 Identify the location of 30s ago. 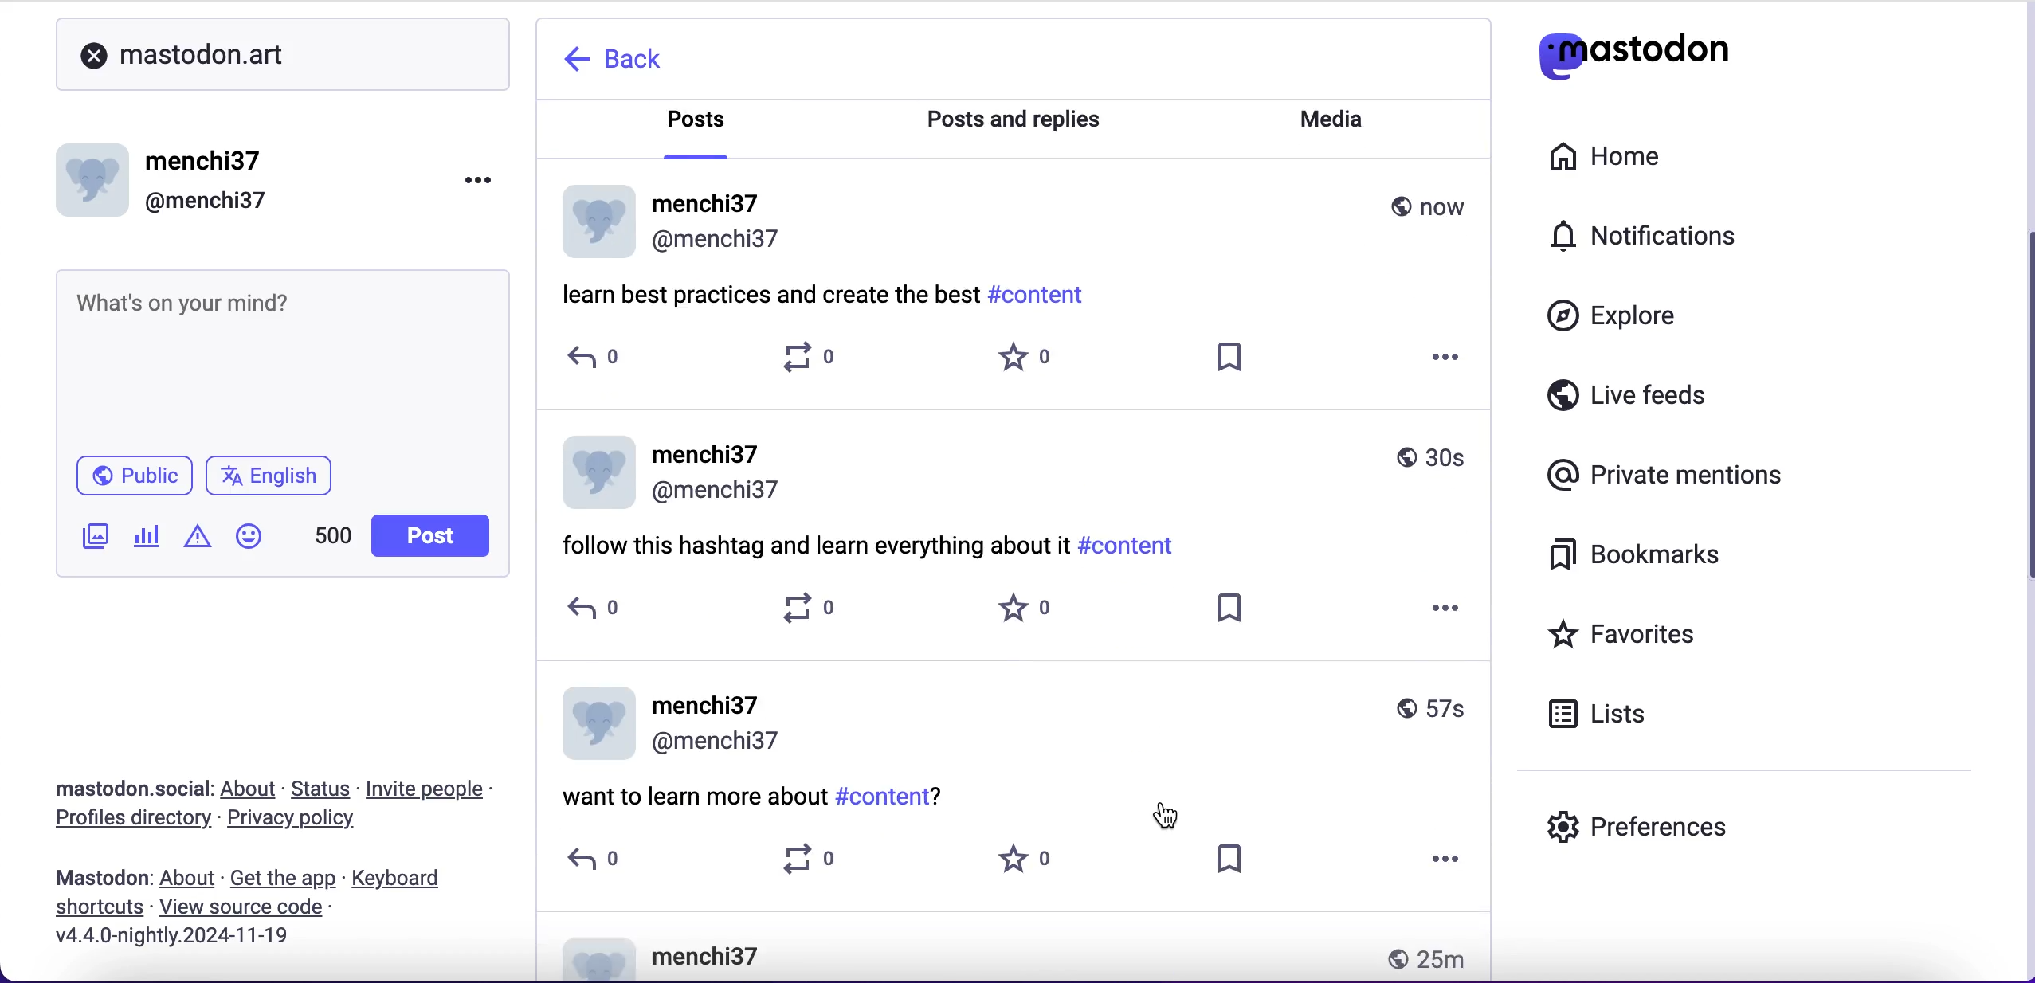
(1435, 452).